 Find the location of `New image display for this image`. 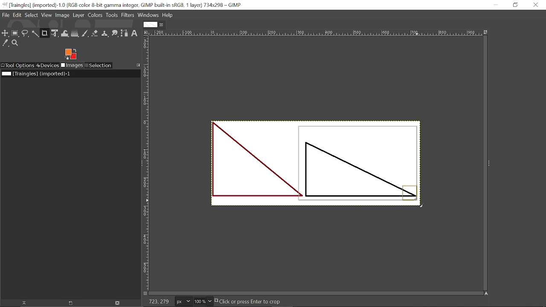

New image display for this image is located at coordinates (71, 303).